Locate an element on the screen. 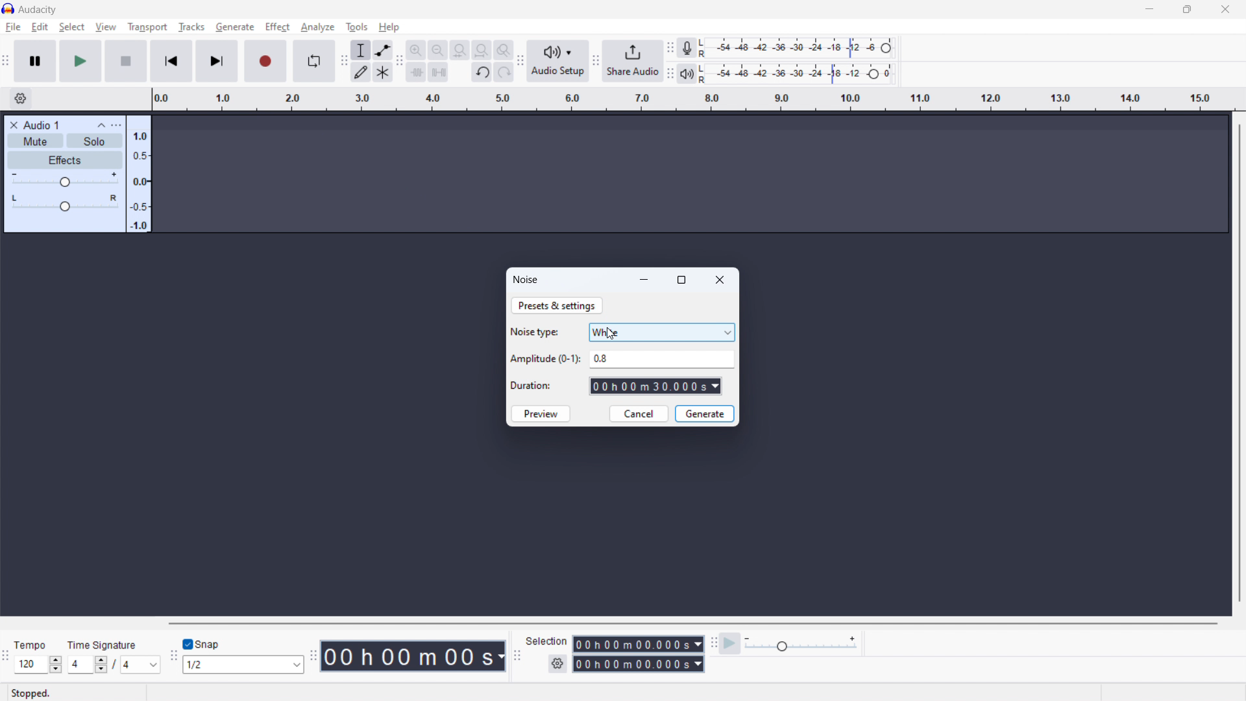  logo is located at coordinates (8, 9).